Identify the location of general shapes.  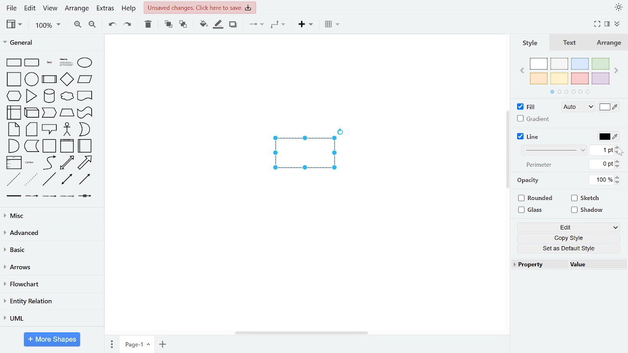
(85, 179).